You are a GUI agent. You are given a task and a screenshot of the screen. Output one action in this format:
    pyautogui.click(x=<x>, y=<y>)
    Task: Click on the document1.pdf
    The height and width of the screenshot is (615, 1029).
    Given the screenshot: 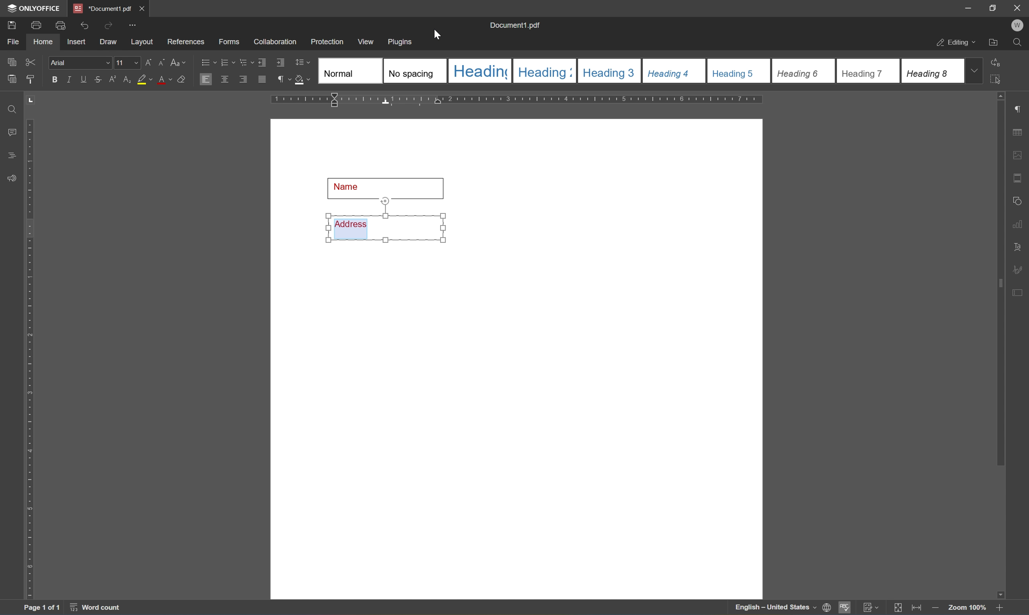 What is the action you would take?
    pyautogui.click(x=516, y=24)
    